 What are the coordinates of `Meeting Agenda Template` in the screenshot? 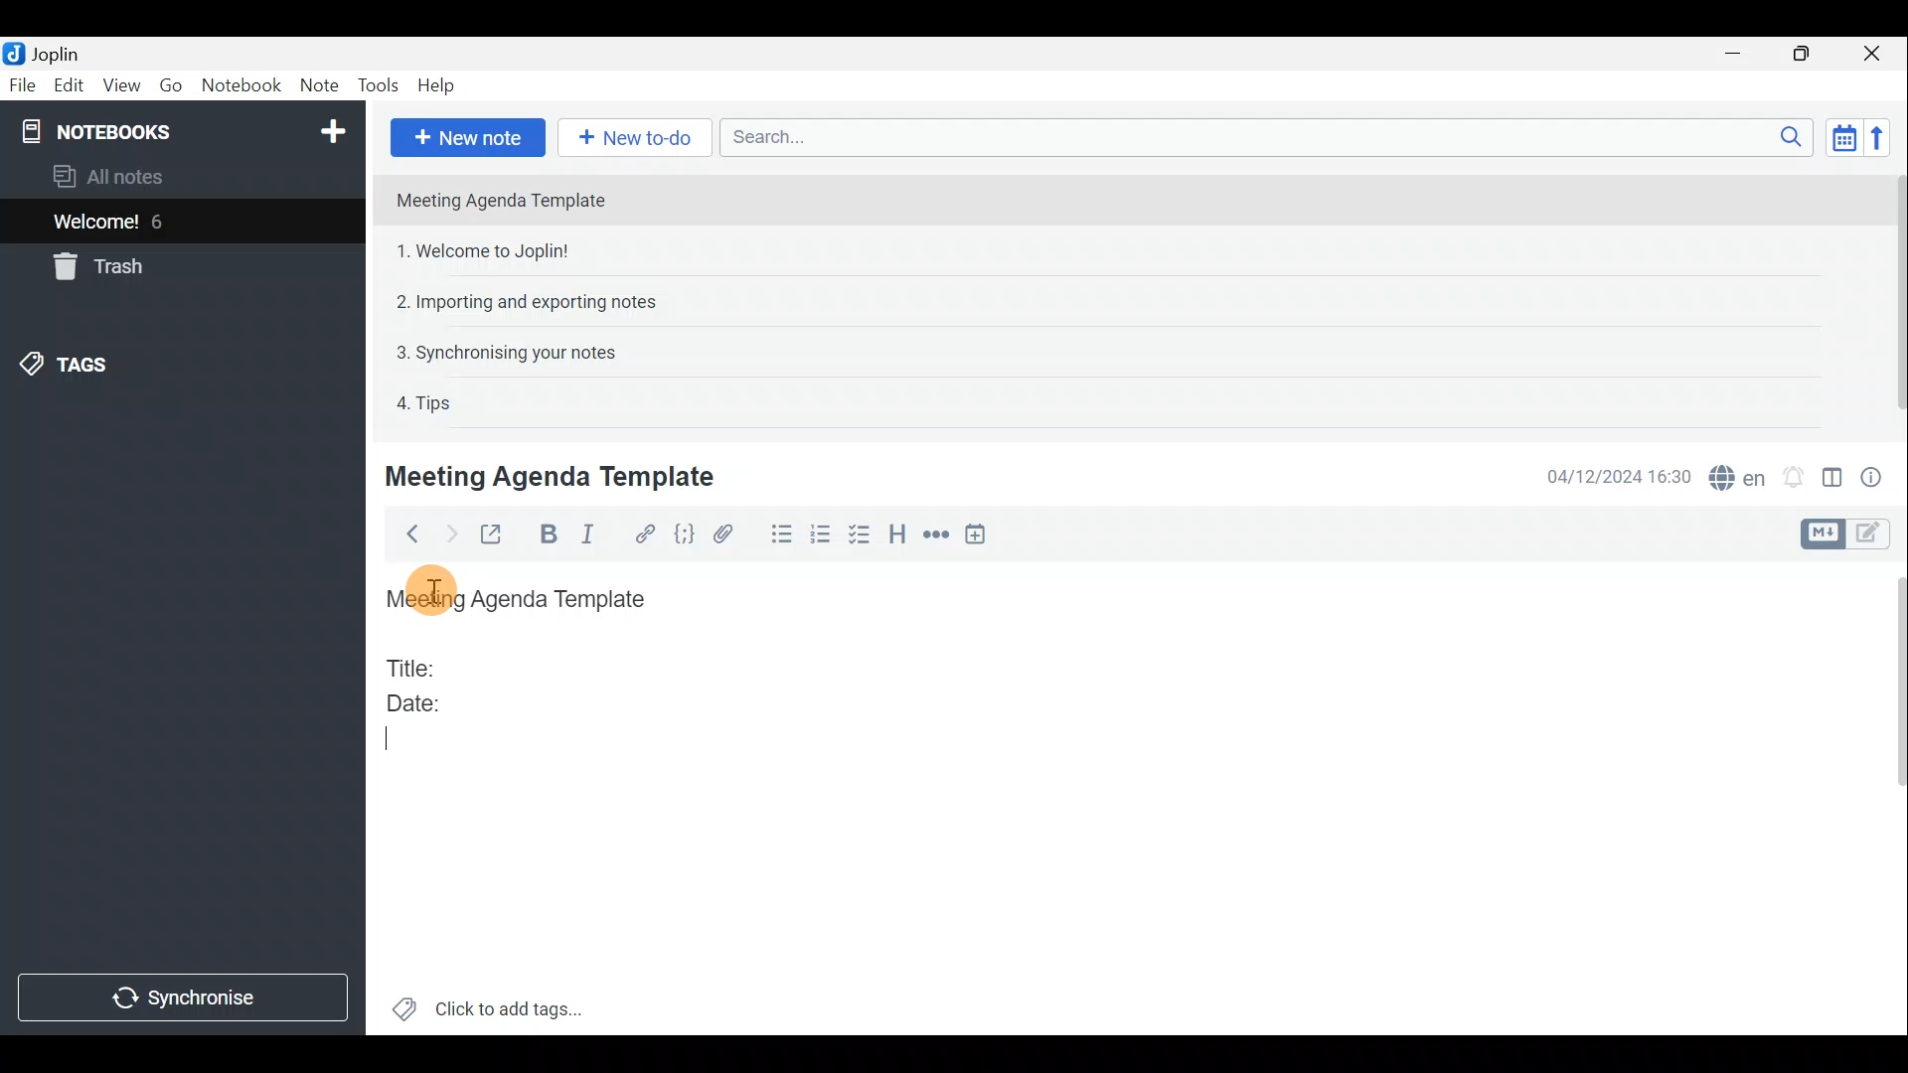 It's located at (503, 200).